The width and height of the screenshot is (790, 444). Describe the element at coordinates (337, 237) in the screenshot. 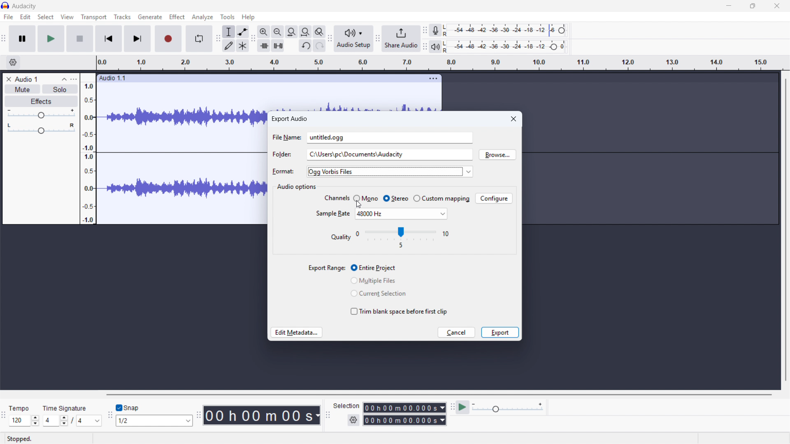

I see `quality` at that location.